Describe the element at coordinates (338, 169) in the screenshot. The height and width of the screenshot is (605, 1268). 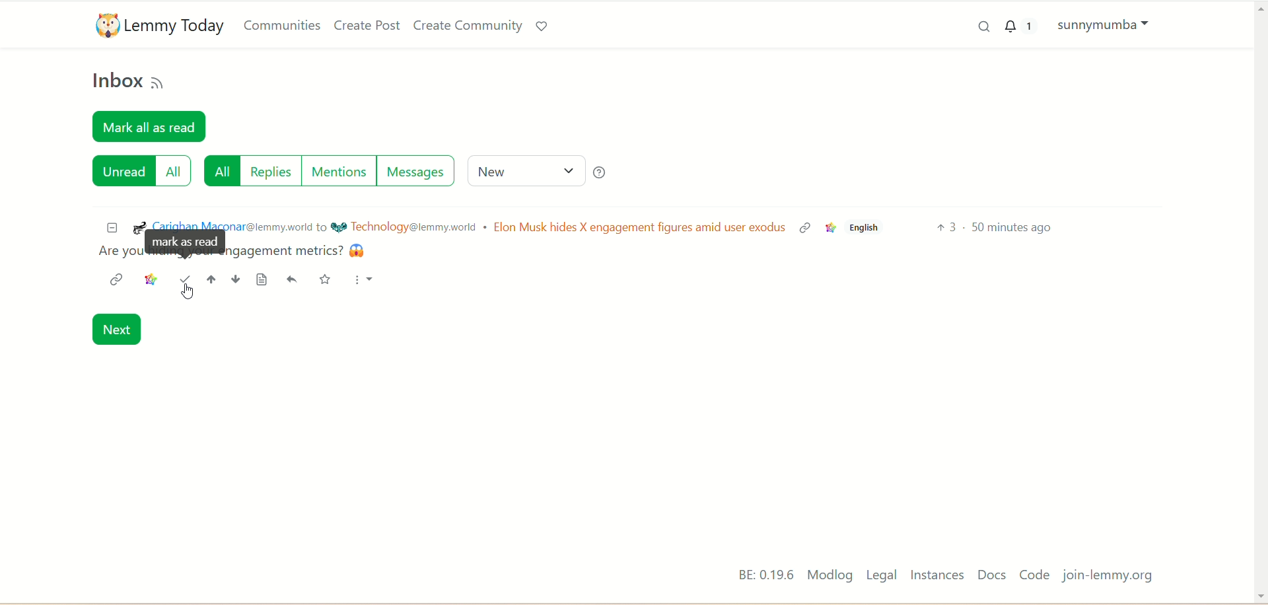
I see `mentions` at that location.